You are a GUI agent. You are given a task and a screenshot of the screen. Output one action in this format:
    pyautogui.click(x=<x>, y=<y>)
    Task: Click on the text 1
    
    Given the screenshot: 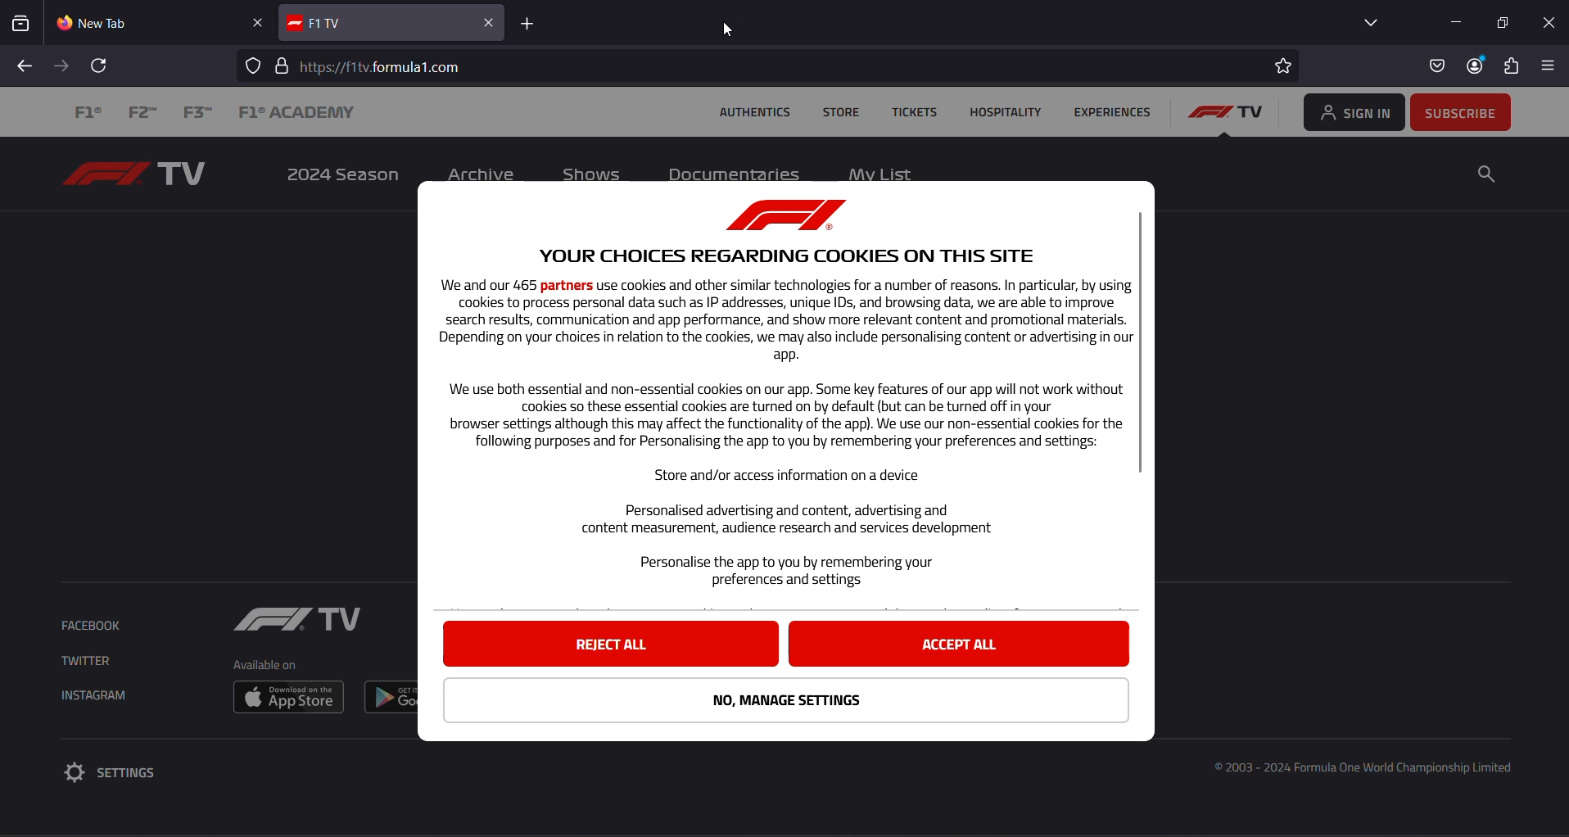 What is the action you would take?
    pyautogui.click(x=1368, y=771)
    